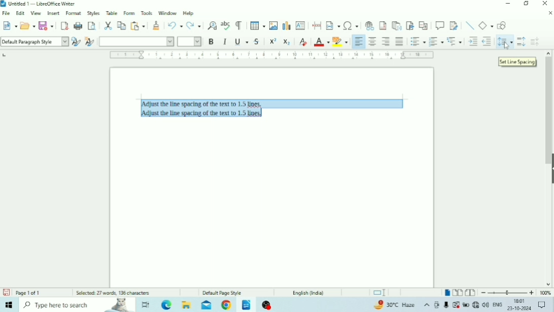  What do you see at coordinates (168, 12) in the screenshot?
I see `Window` at bounding box center [168, 12].